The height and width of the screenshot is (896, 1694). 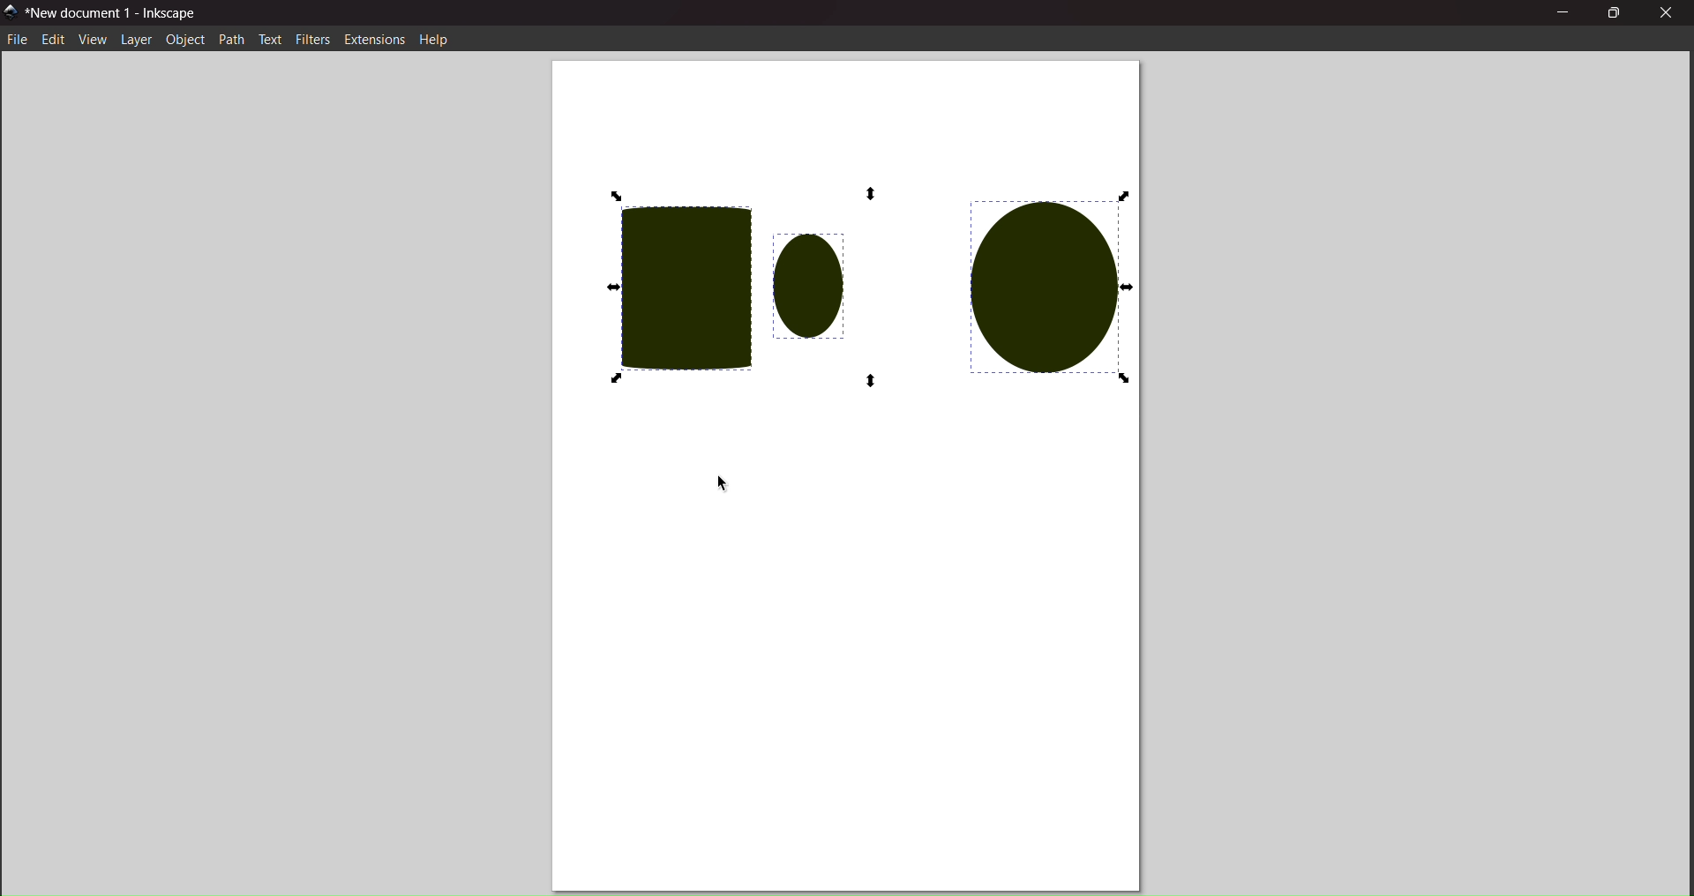 What do you see at coordinates (51, 41) in the screenshot?
I see `edit` at bounding box center [51, 41].